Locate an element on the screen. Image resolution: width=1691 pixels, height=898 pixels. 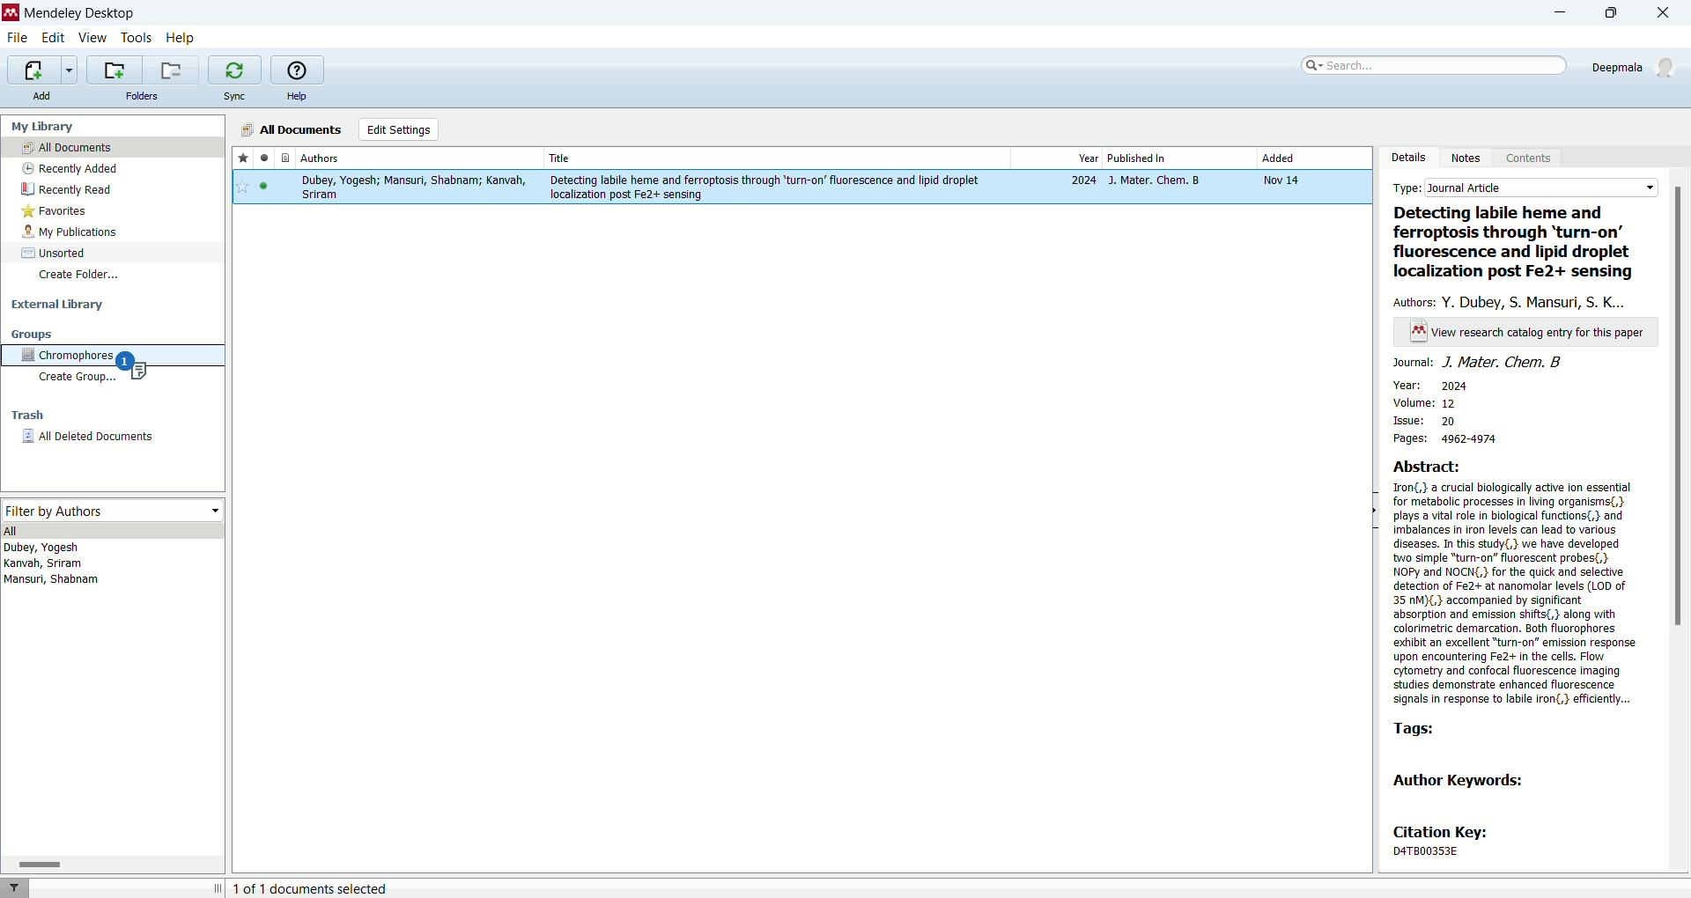
authors is located at coordinates (1515, 301).